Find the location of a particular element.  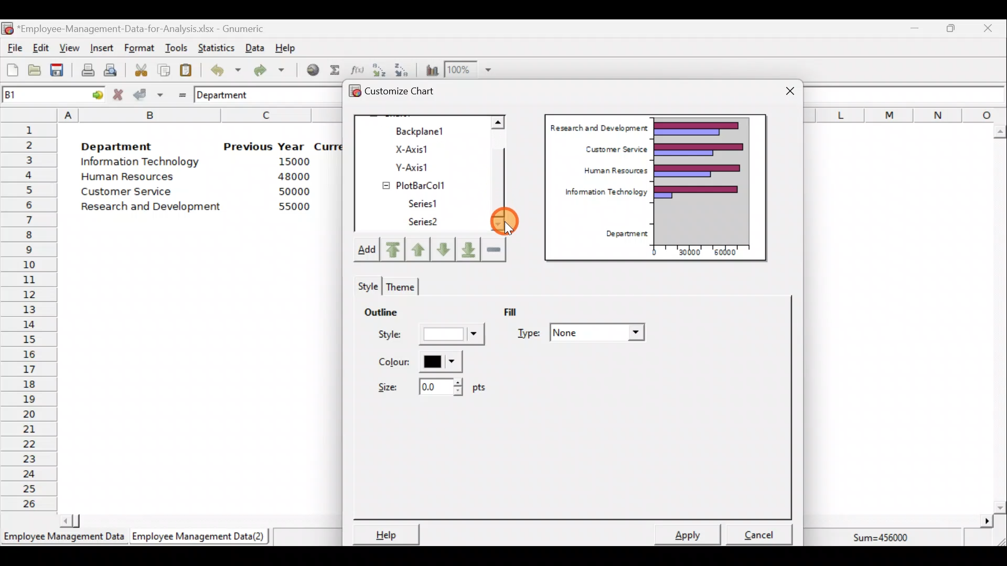

Chart preview is located at coordinates (709, 180).